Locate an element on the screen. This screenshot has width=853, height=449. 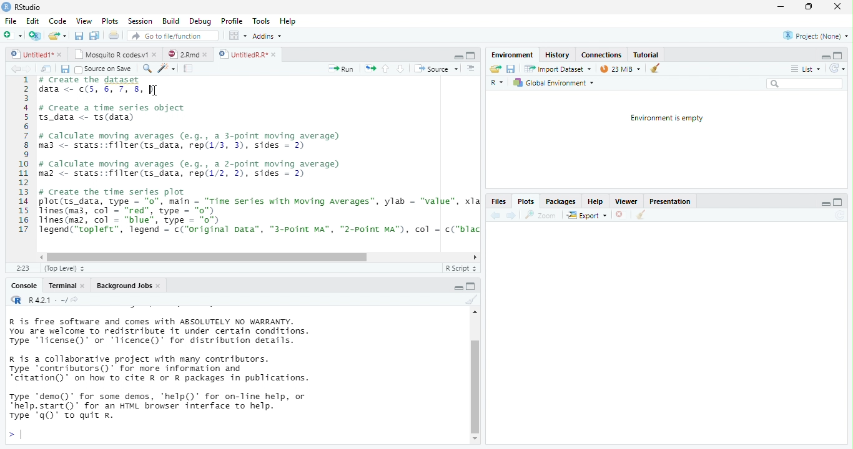
Viewer is located at coordinates (626, 201).